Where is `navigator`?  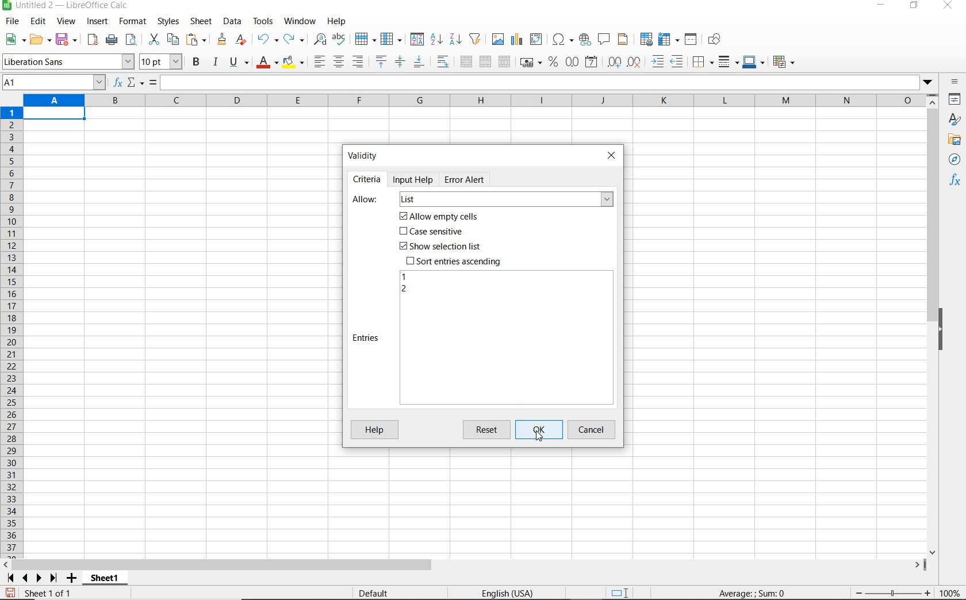
navigator is located at coordinates (956, 162).